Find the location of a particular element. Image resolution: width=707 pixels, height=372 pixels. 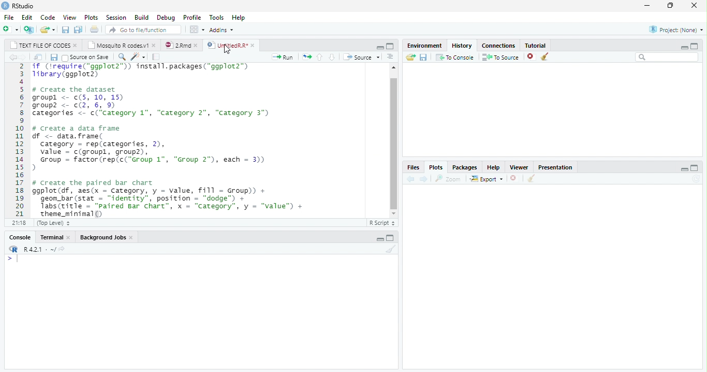

search is located at coordinates (666, 58).